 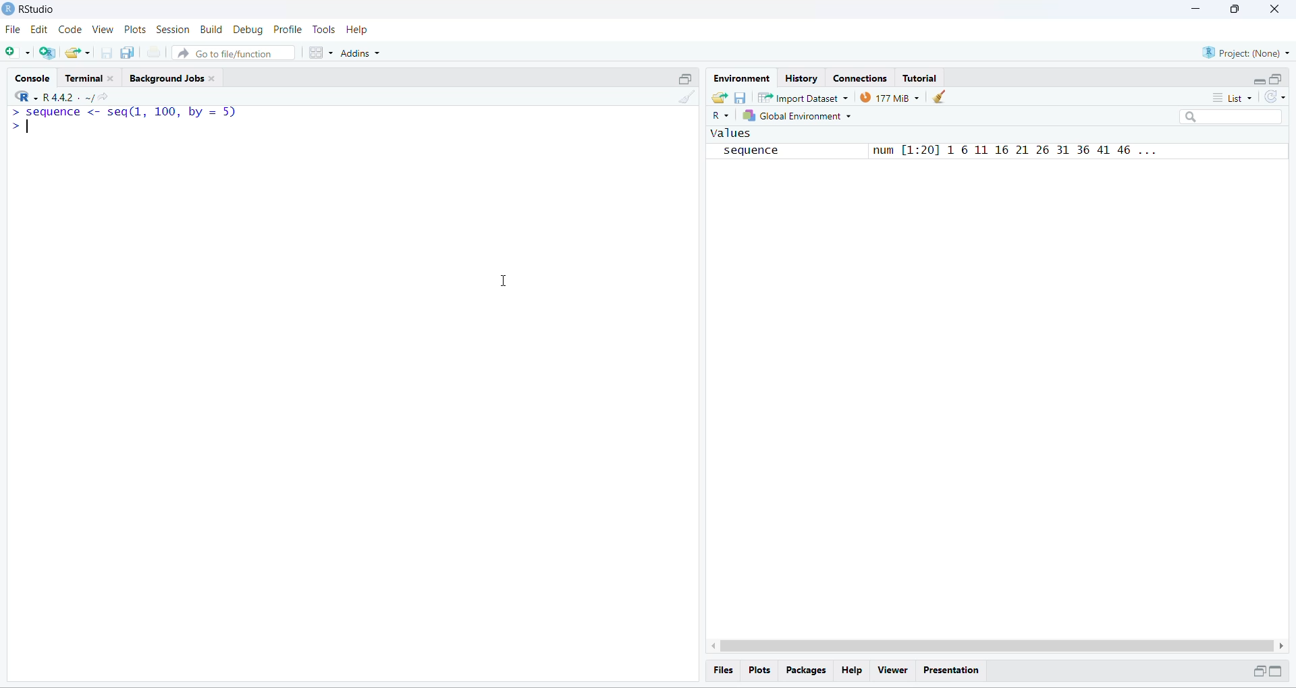 What do you see at coordinates (19, 125) in the screenshot?
I see `>` at bounding box center [19, 125].